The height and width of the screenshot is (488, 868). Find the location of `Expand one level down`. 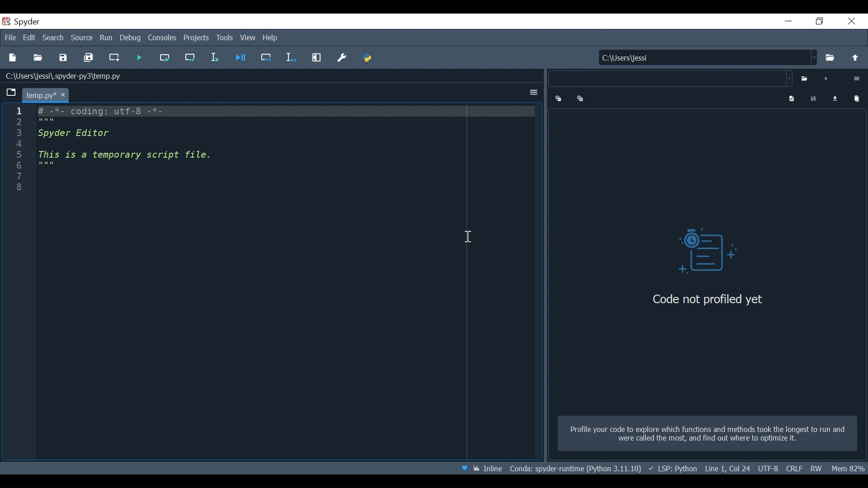

Expand one level down is located at coordinates (579, 99).